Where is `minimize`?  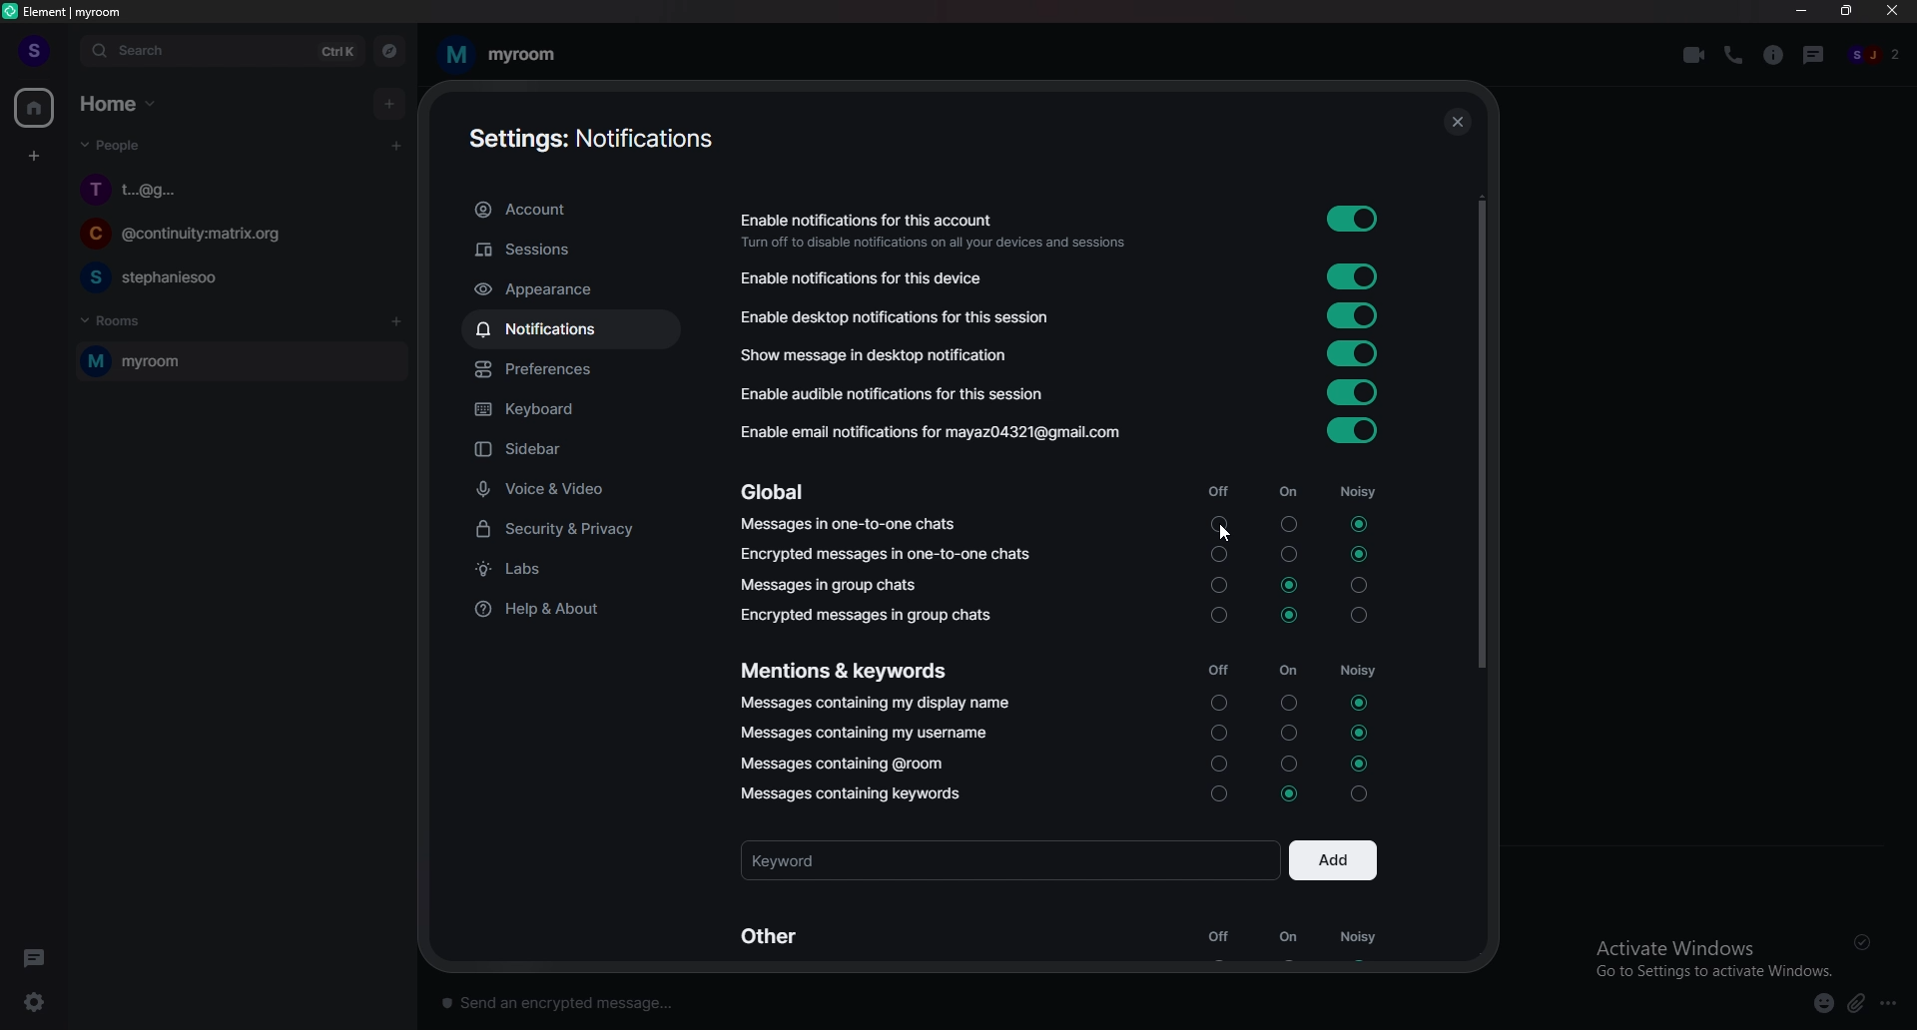
minimize is located at coordinates (1803, 12).